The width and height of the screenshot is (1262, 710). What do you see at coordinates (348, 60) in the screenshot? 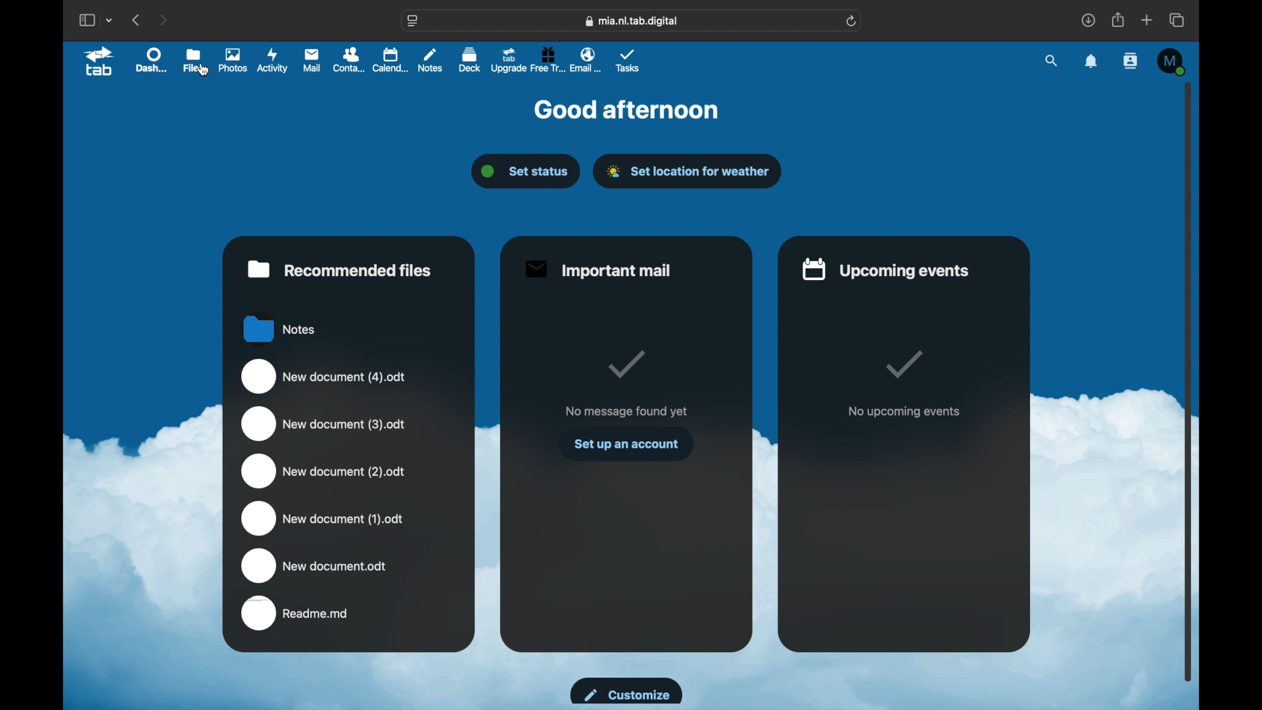
I see `contacts` at bounding box center [348, 60].